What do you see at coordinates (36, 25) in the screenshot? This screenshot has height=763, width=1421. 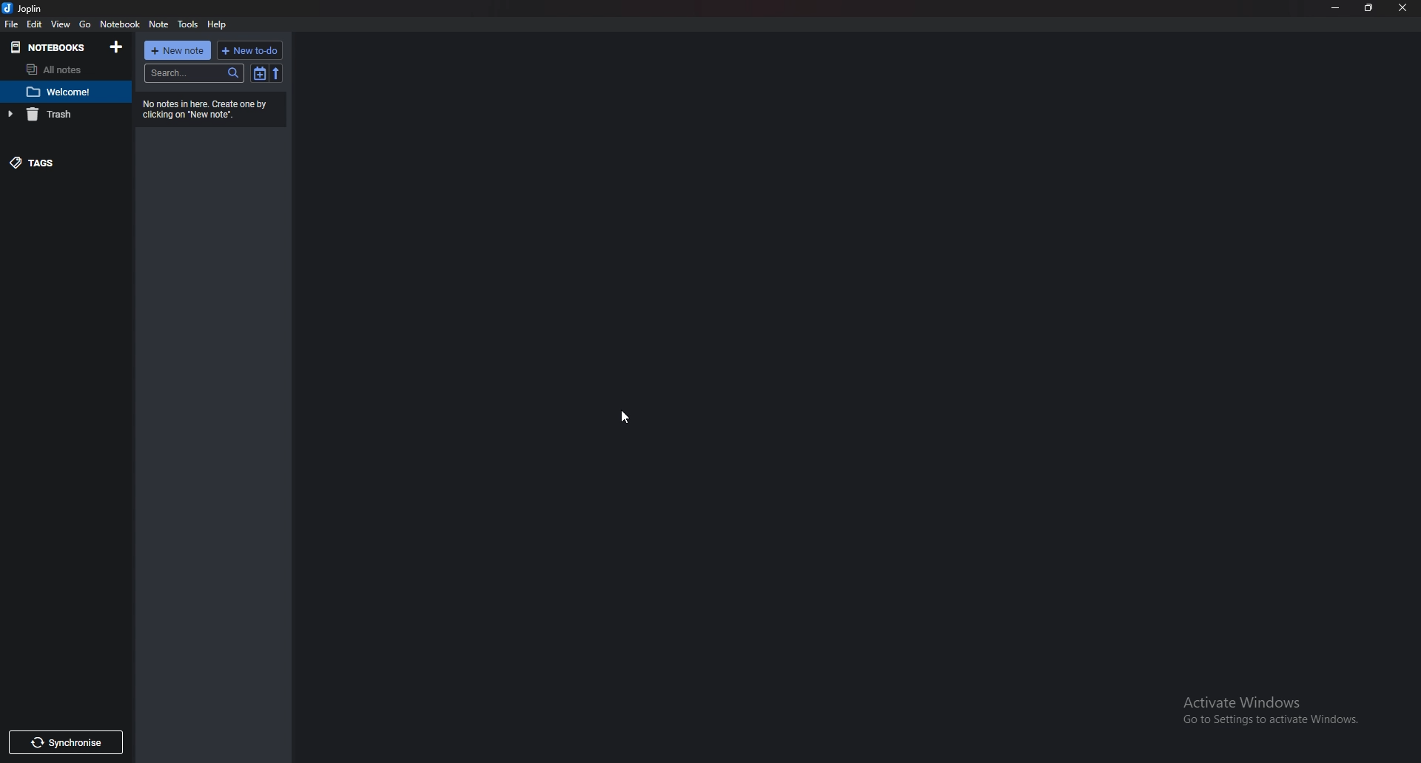 I see `edit` at bounding box center [36, 25].